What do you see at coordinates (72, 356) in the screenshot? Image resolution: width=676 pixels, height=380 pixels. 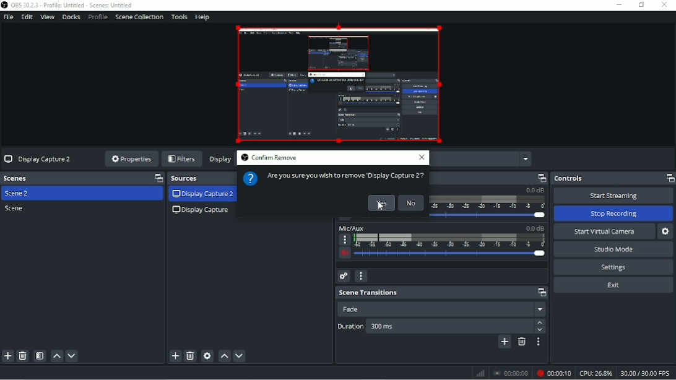 I see `Move scene down` at bounding box center [72, 356].